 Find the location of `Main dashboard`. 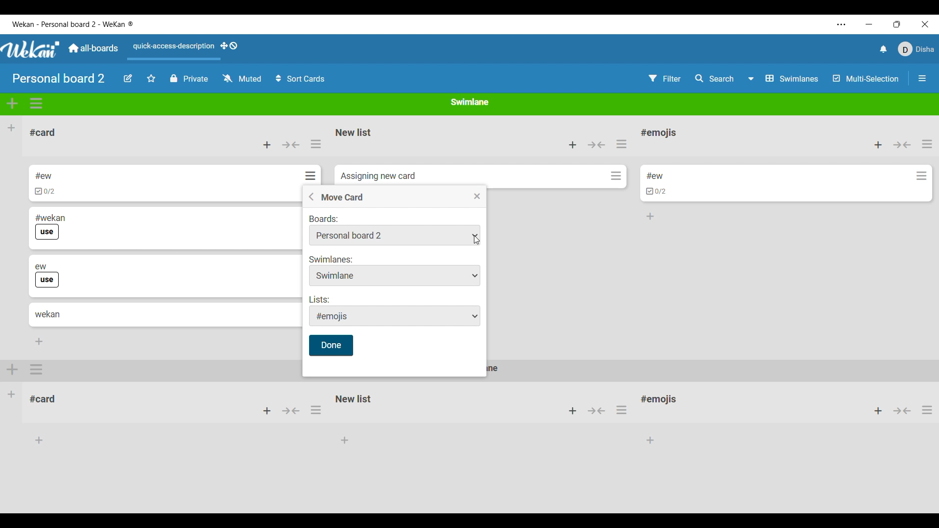

Main dashboard is located at coordinates (92, 48).